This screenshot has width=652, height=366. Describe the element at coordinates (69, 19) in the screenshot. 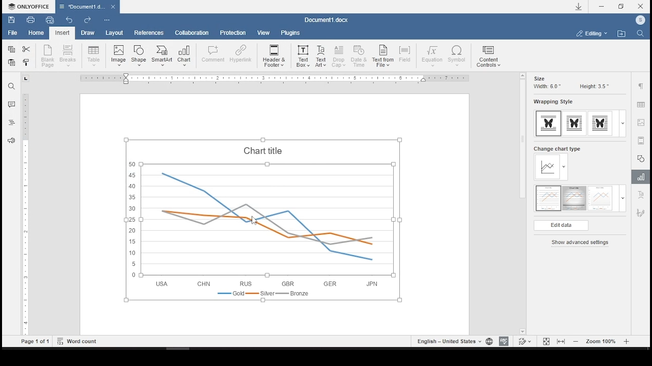

I see `undo` at that location.